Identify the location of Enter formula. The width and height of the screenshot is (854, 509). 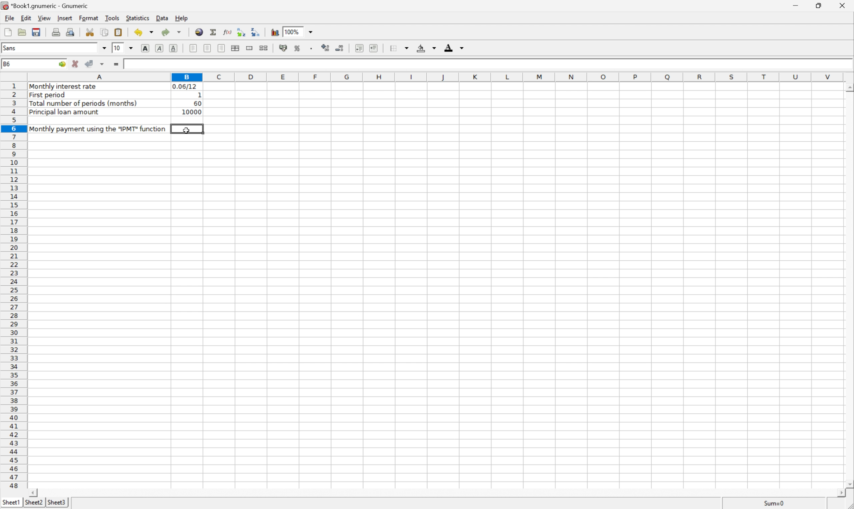
(115, 64).